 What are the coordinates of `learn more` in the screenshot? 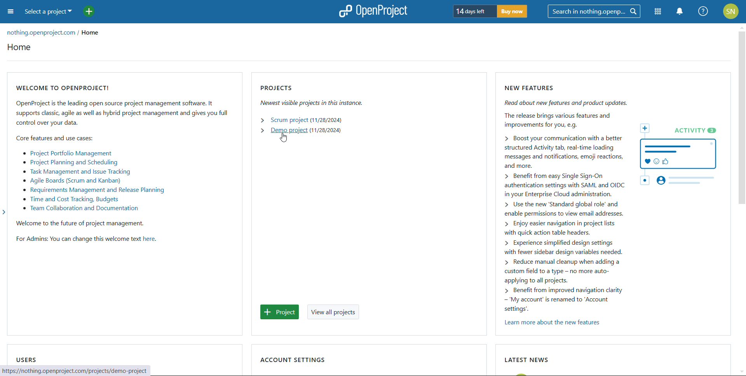 It's located at (554, 322).